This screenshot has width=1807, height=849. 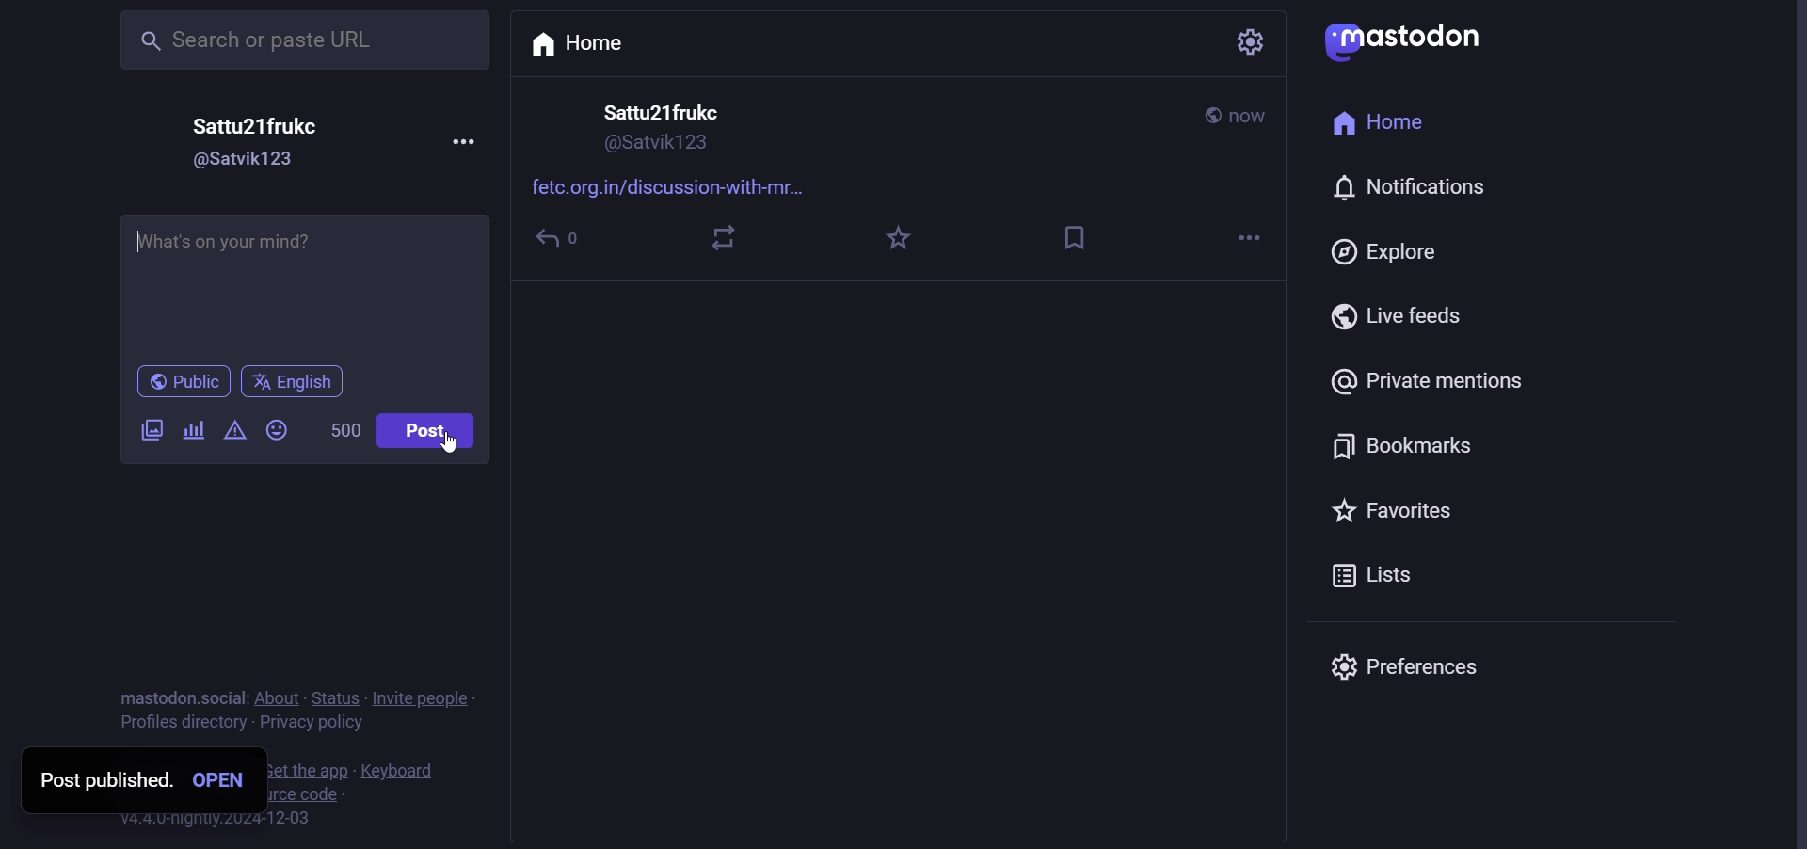 I want to click on open, so click(x=220, y=778).